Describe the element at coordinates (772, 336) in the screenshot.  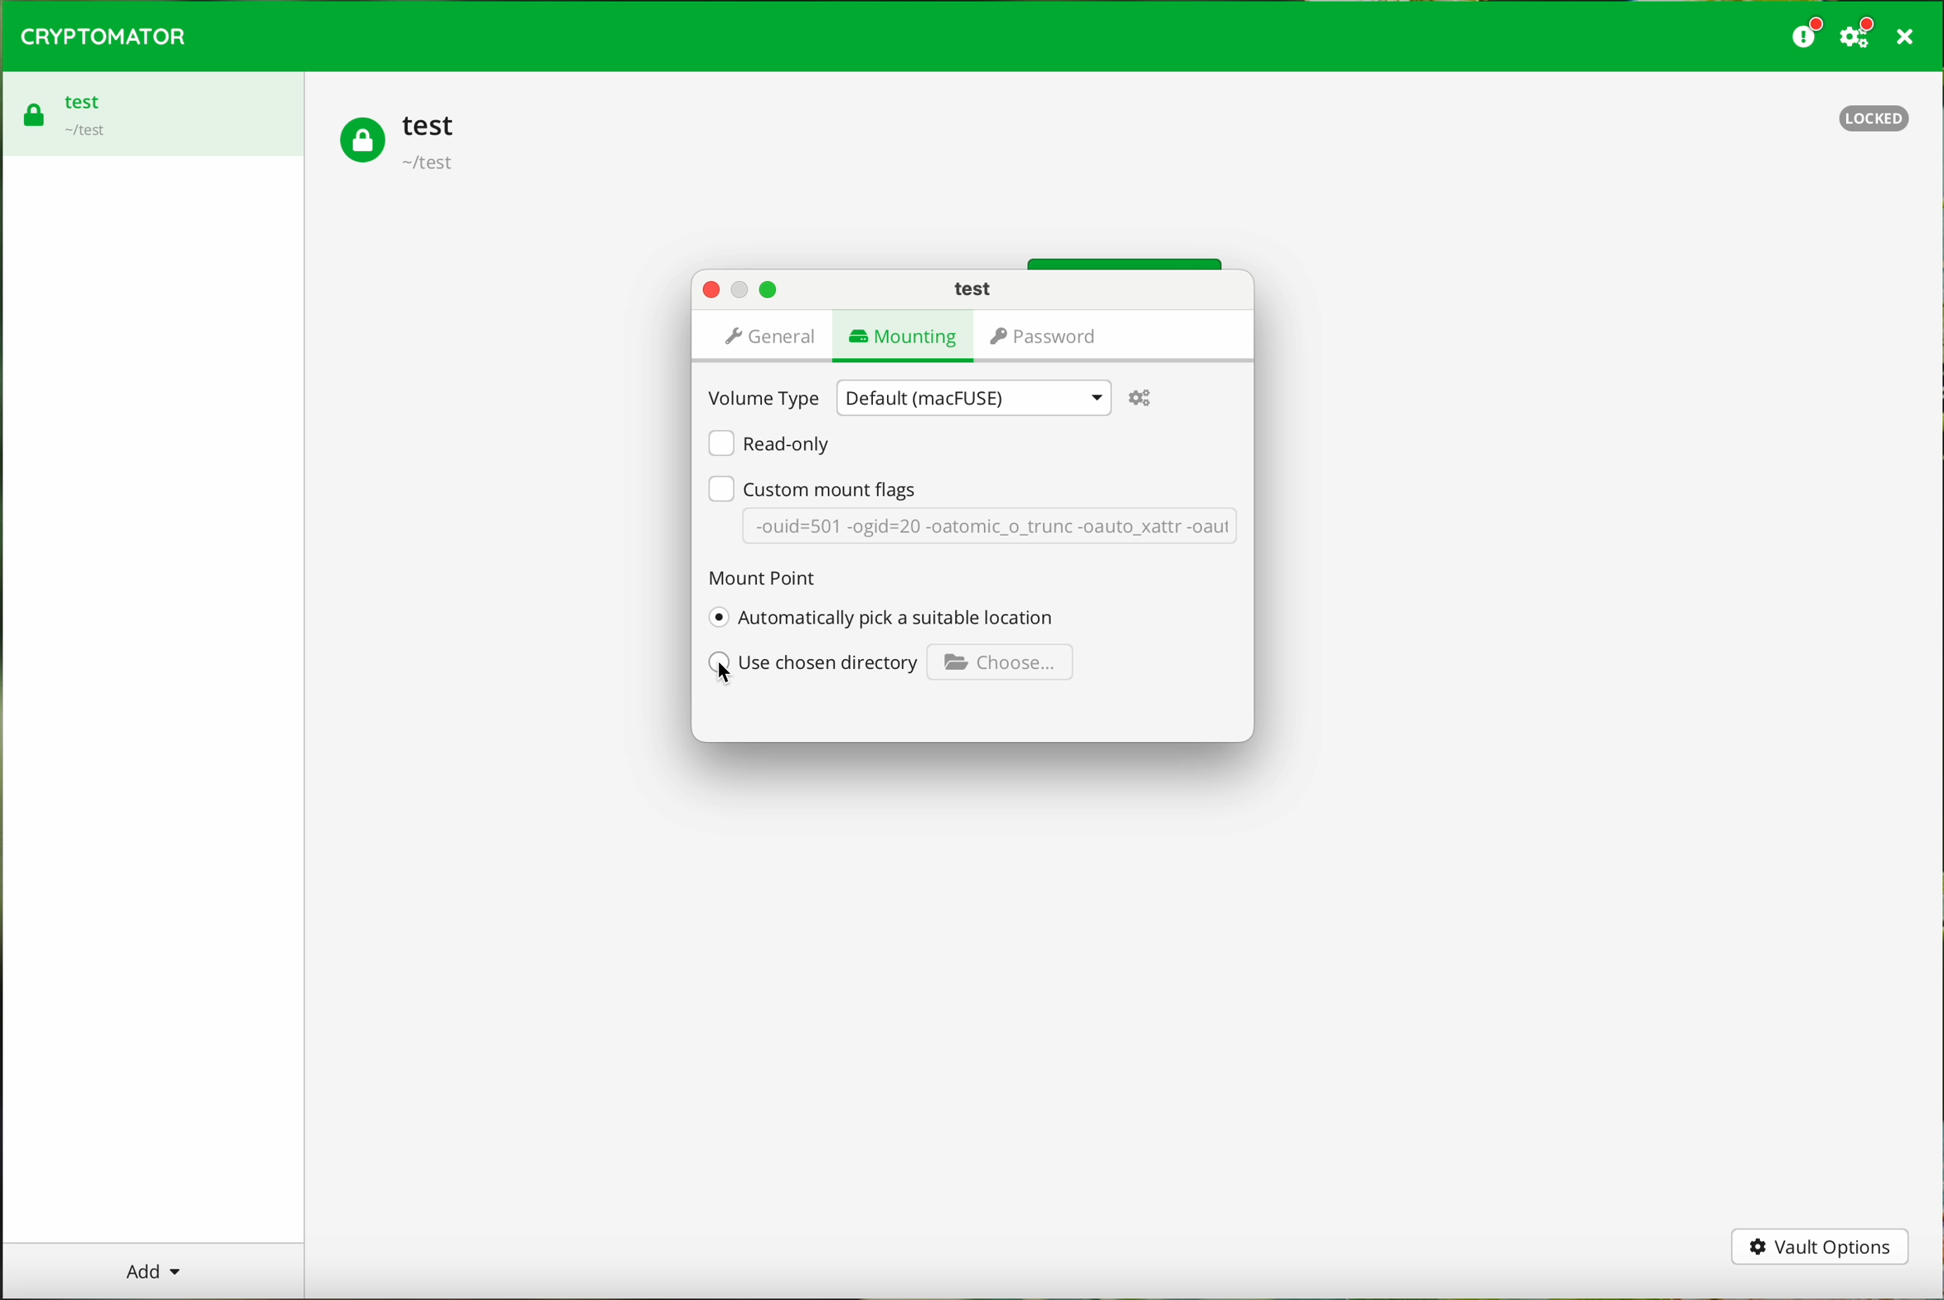
I see `general` at that location.